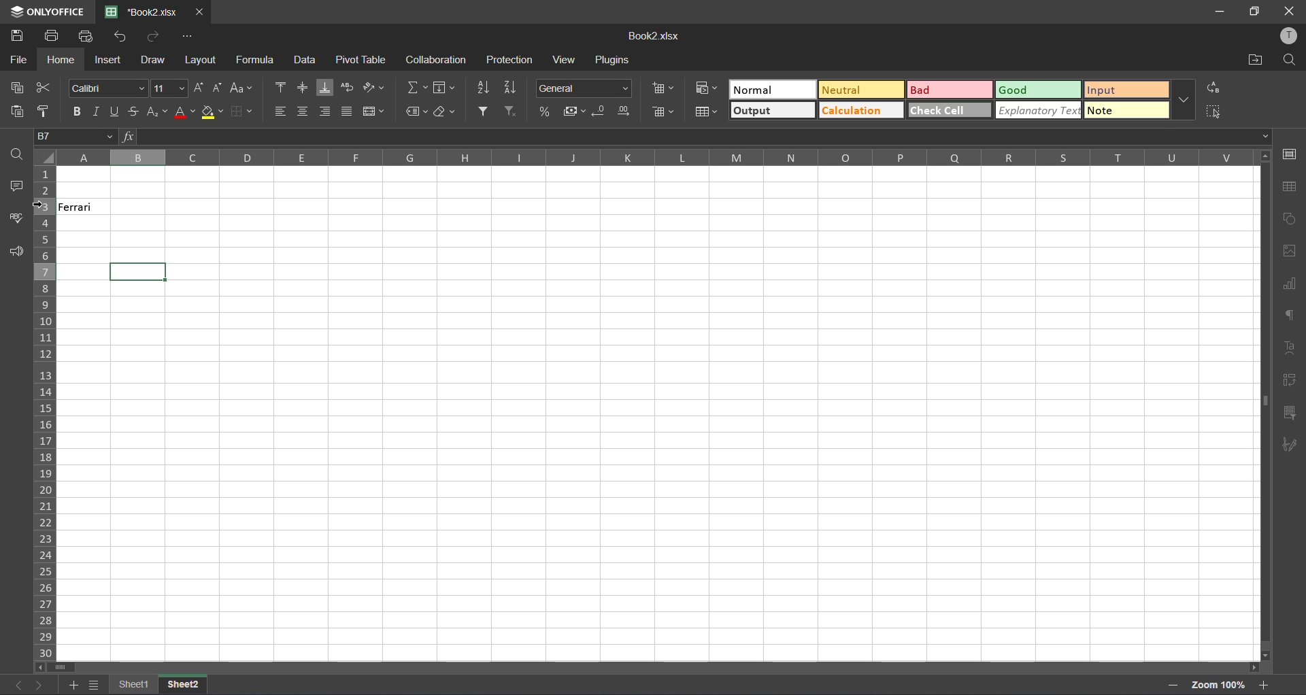 The image size is (1306, 695). What do you see at coordinates (1290, 252) in the screenshot?
I see `images` at bounding box center [1290, 252].